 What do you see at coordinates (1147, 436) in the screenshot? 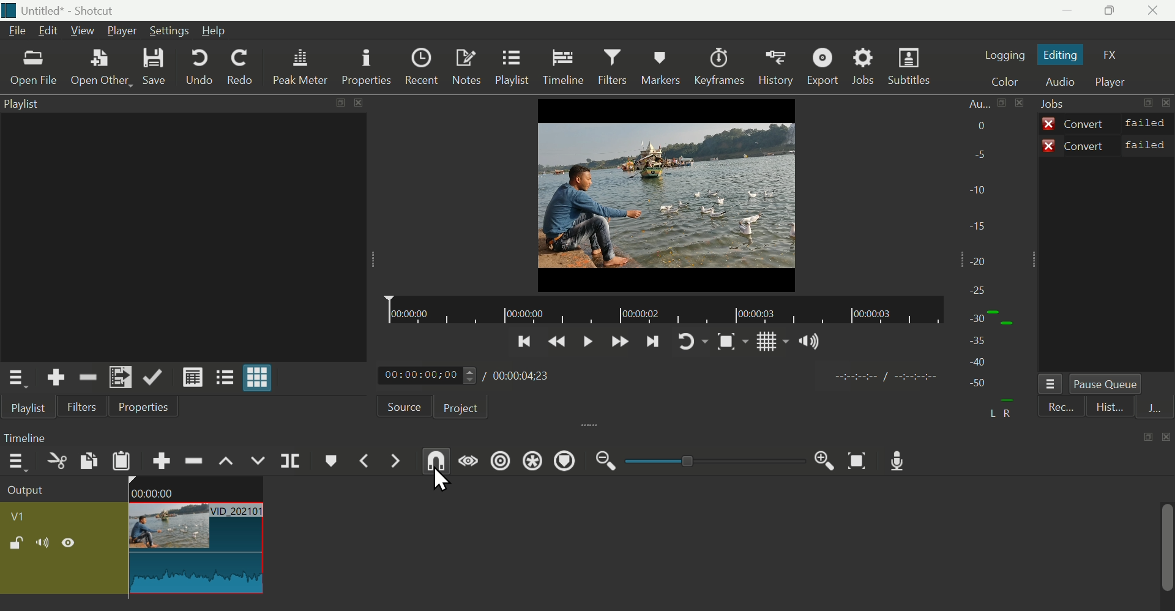
I see `restore` at bounding box center [1147, 436].